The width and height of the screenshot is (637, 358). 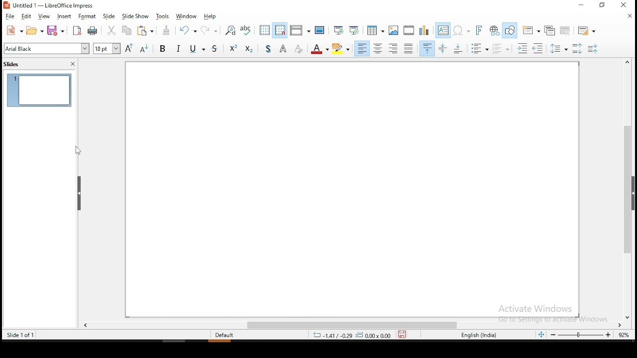 What do you see at coordinates (35, 30) in the screenshot?
I see `open` at bounding box center [35, 30].